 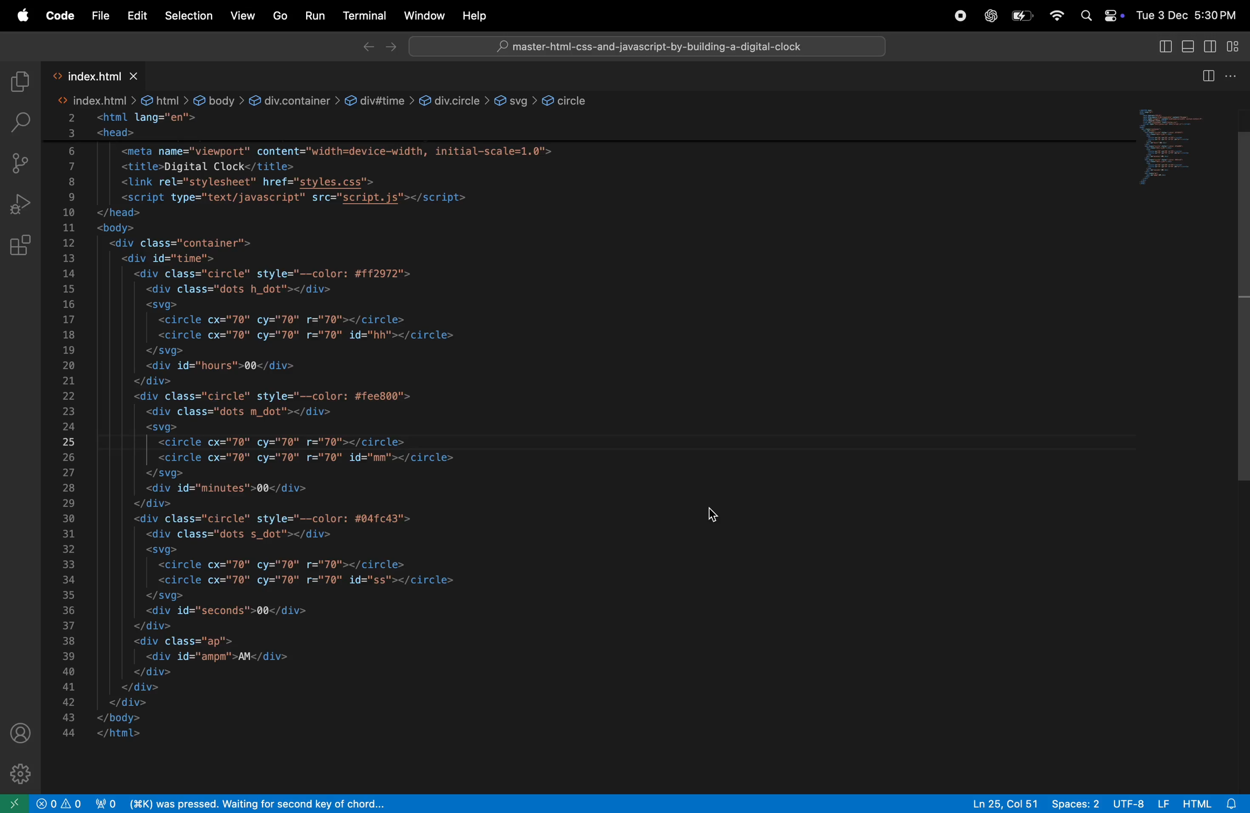 I want to click on toggle primary sidebar, so click(x=1165, y=46).